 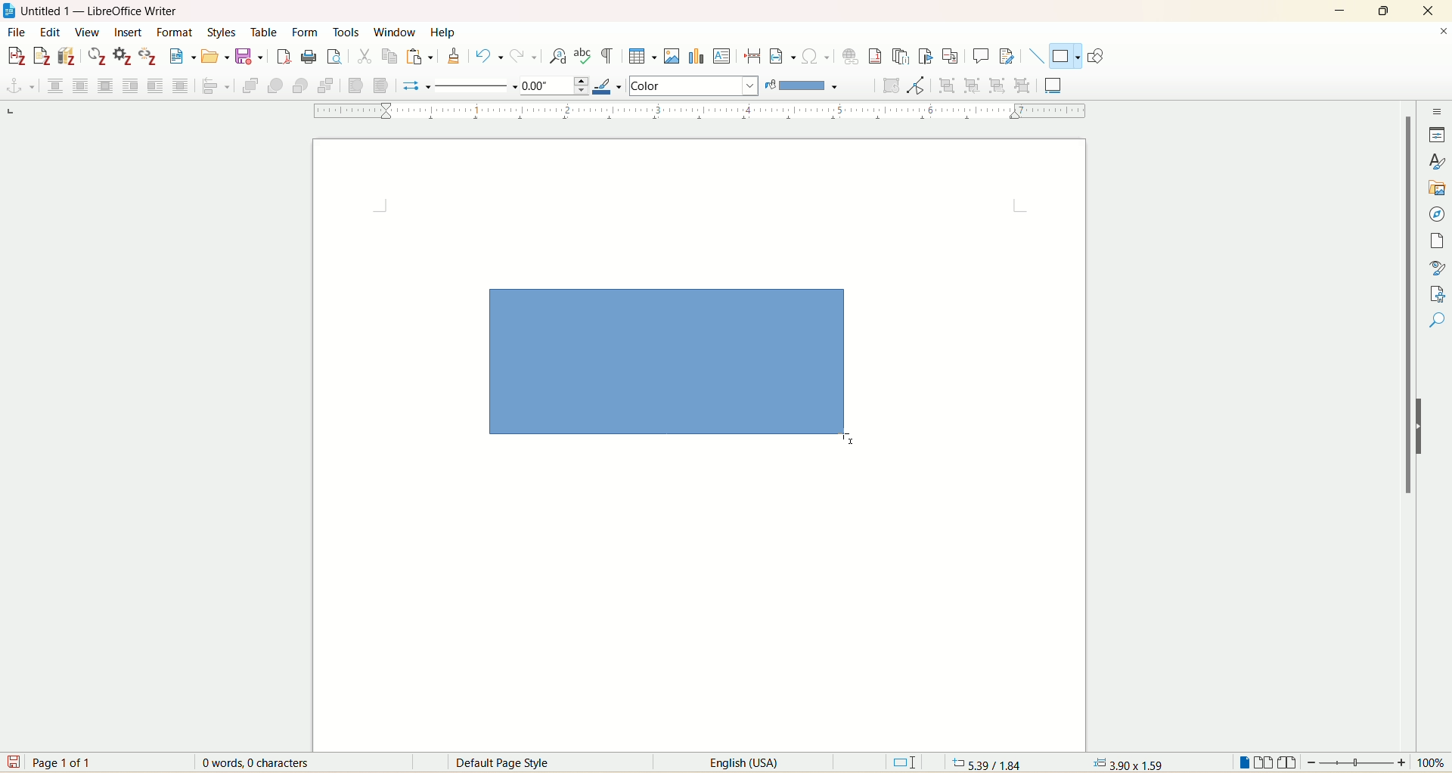 I want to click on cut, so click(x=364, y=58).